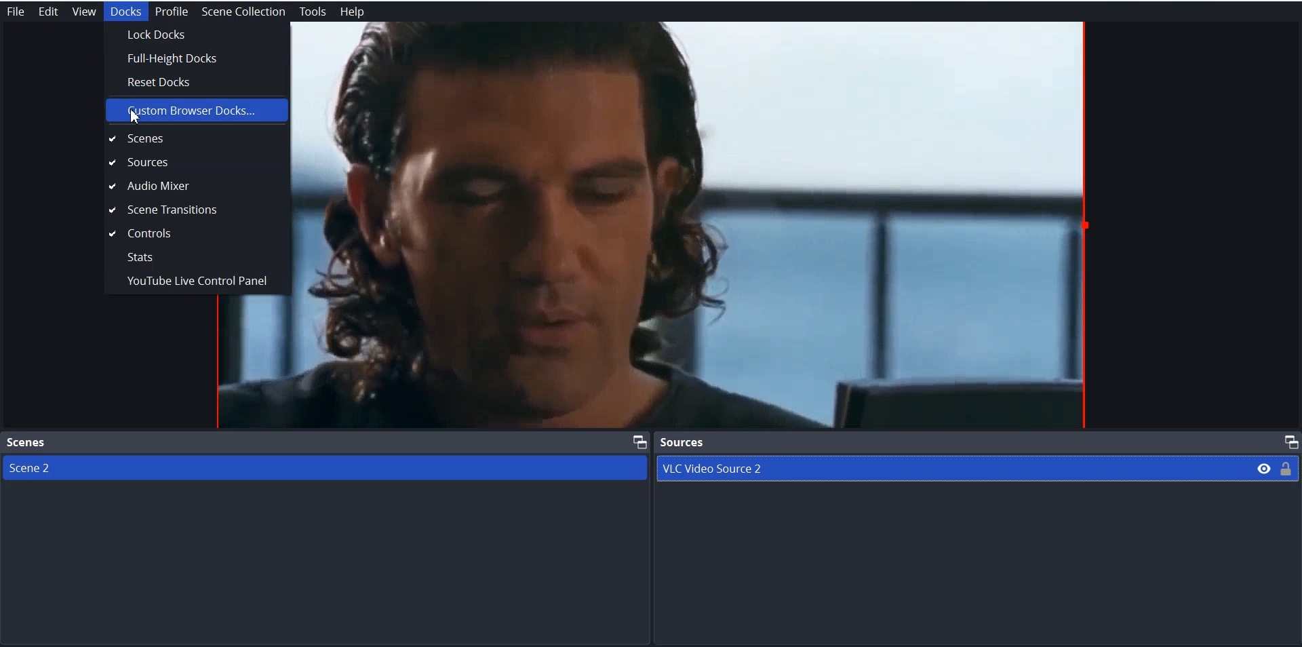 The image size is (1302, 647). What do you see at coordinates (353, 12) in the screenshot?
I see `Help` at bounding box center [353, 12].